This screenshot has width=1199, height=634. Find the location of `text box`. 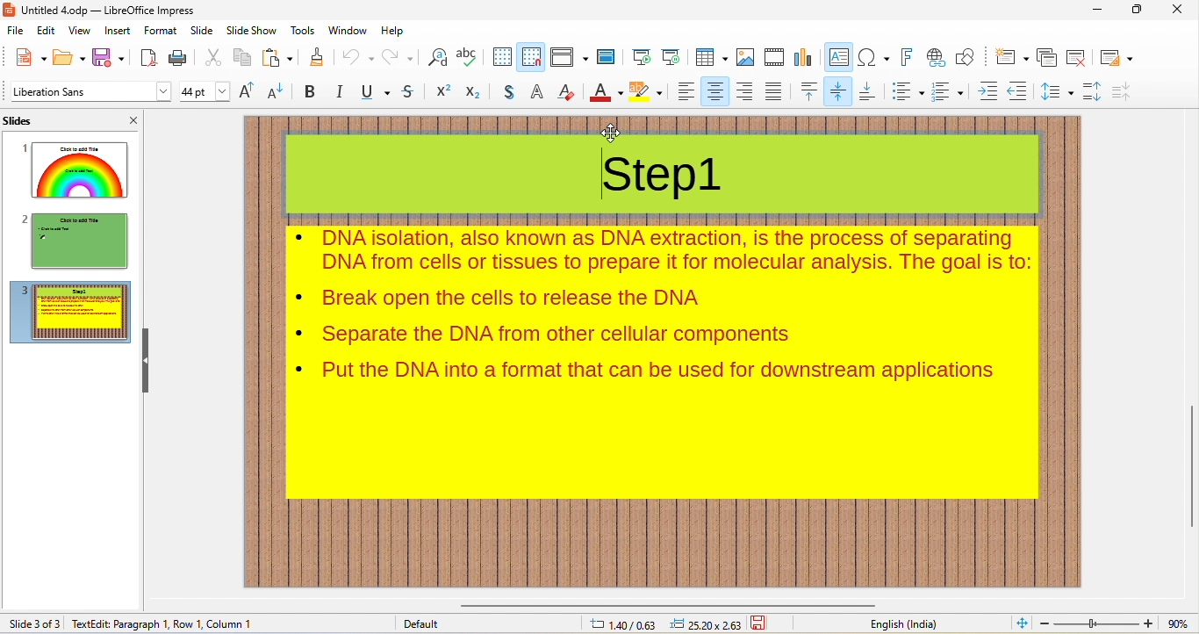

text box is located at coordinates (838, 59).